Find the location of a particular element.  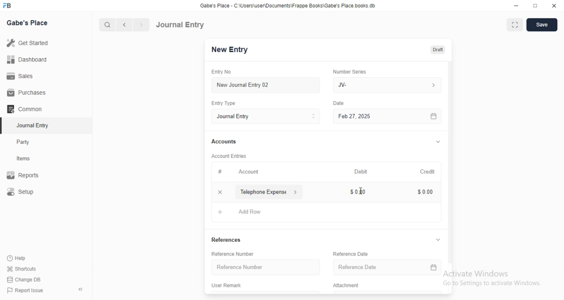

0.00 is located at coordinates (422, 192).